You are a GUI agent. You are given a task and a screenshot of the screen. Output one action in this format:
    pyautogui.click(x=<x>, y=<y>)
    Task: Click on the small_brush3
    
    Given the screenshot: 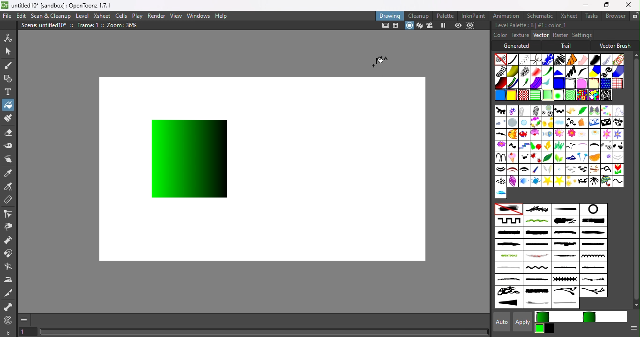 What is the action you would take?
    pyautogui.click(x=509, y=280)
    